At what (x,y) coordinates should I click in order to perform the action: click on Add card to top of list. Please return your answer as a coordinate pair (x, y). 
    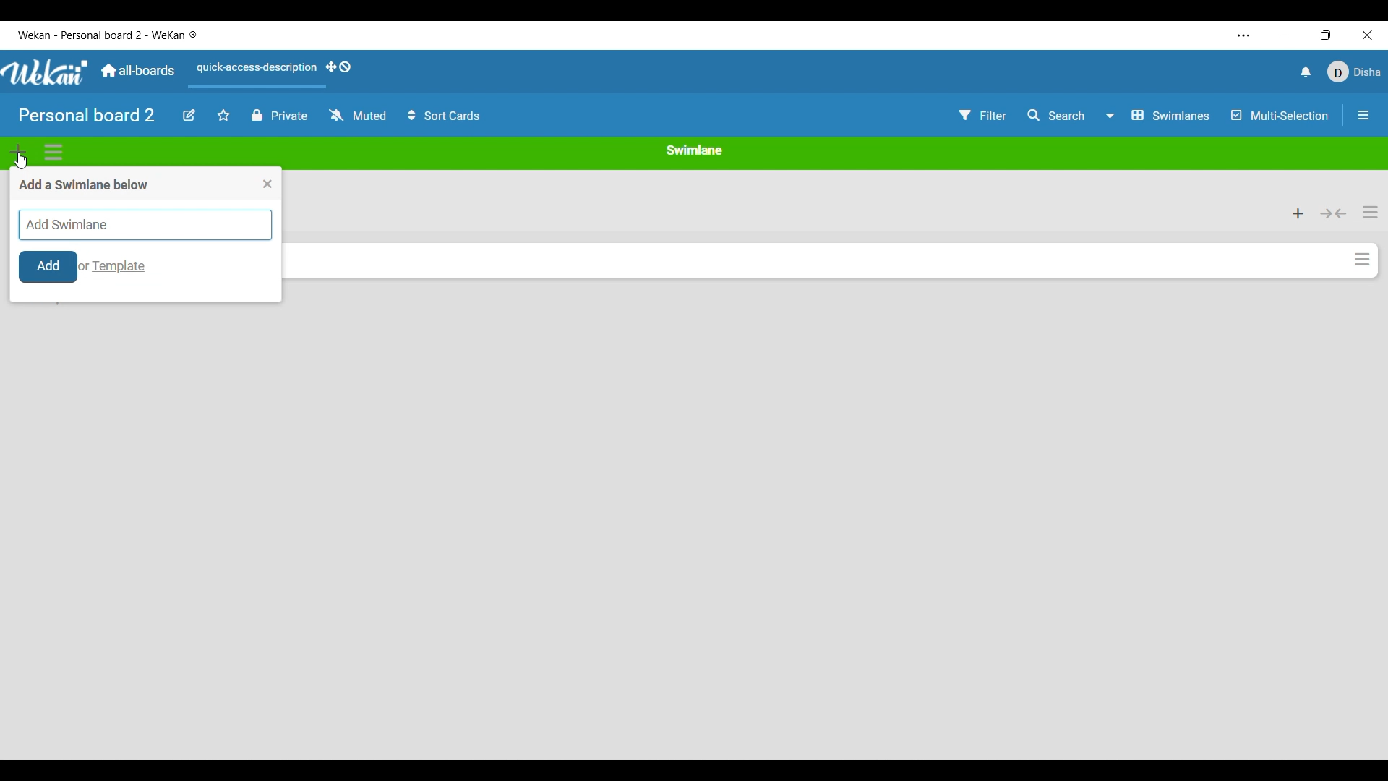
    Looking at the image, I should click on (1299, 214).